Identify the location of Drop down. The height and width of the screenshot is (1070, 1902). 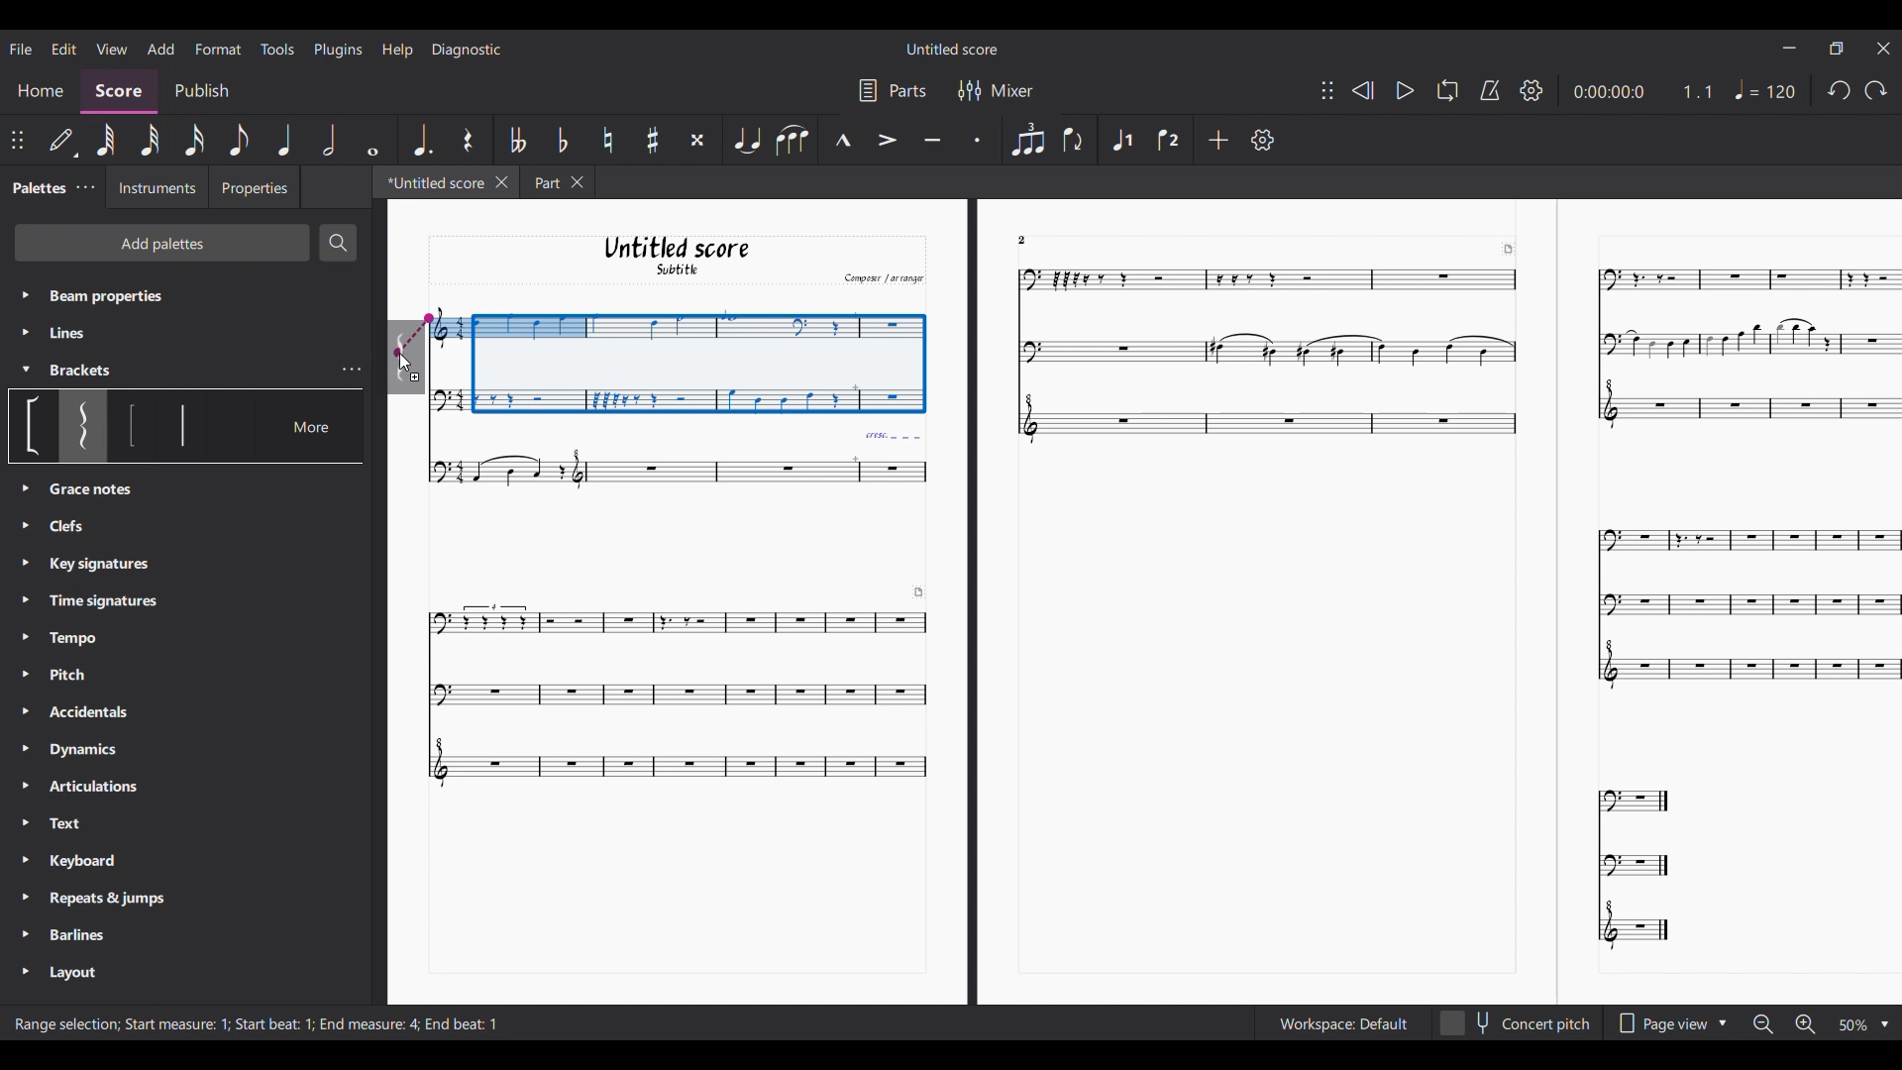
(1726, 1021).